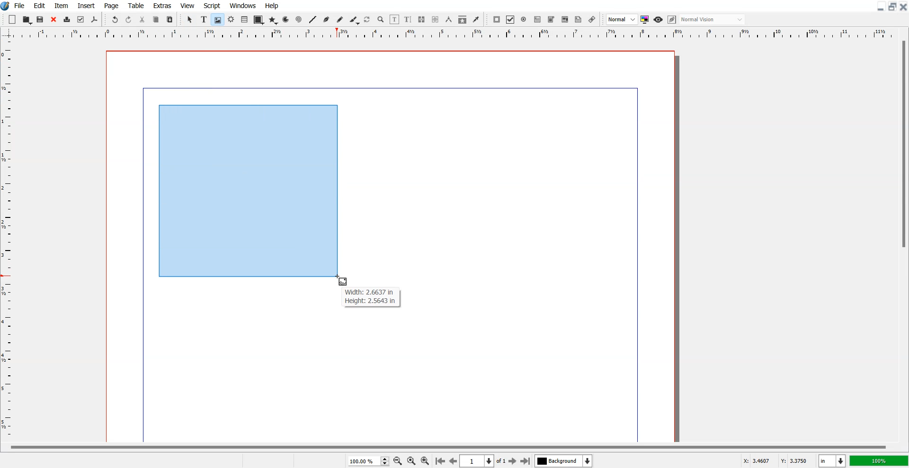 The height and width of the screenshot is (468, 909). I want to click on Copy, so click(156, 19).